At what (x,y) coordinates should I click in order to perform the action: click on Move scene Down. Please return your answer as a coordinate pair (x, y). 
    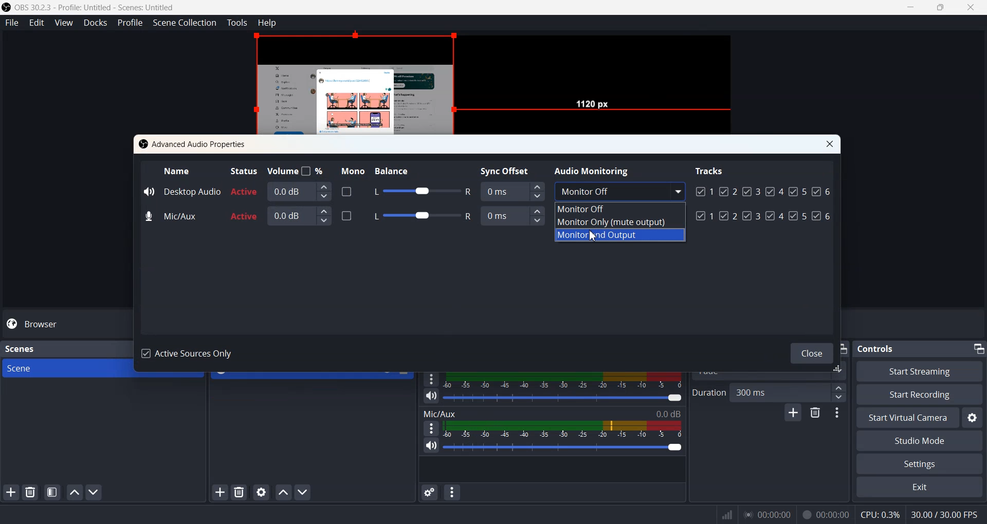
    Looking at the image, I should click on (95, 493).